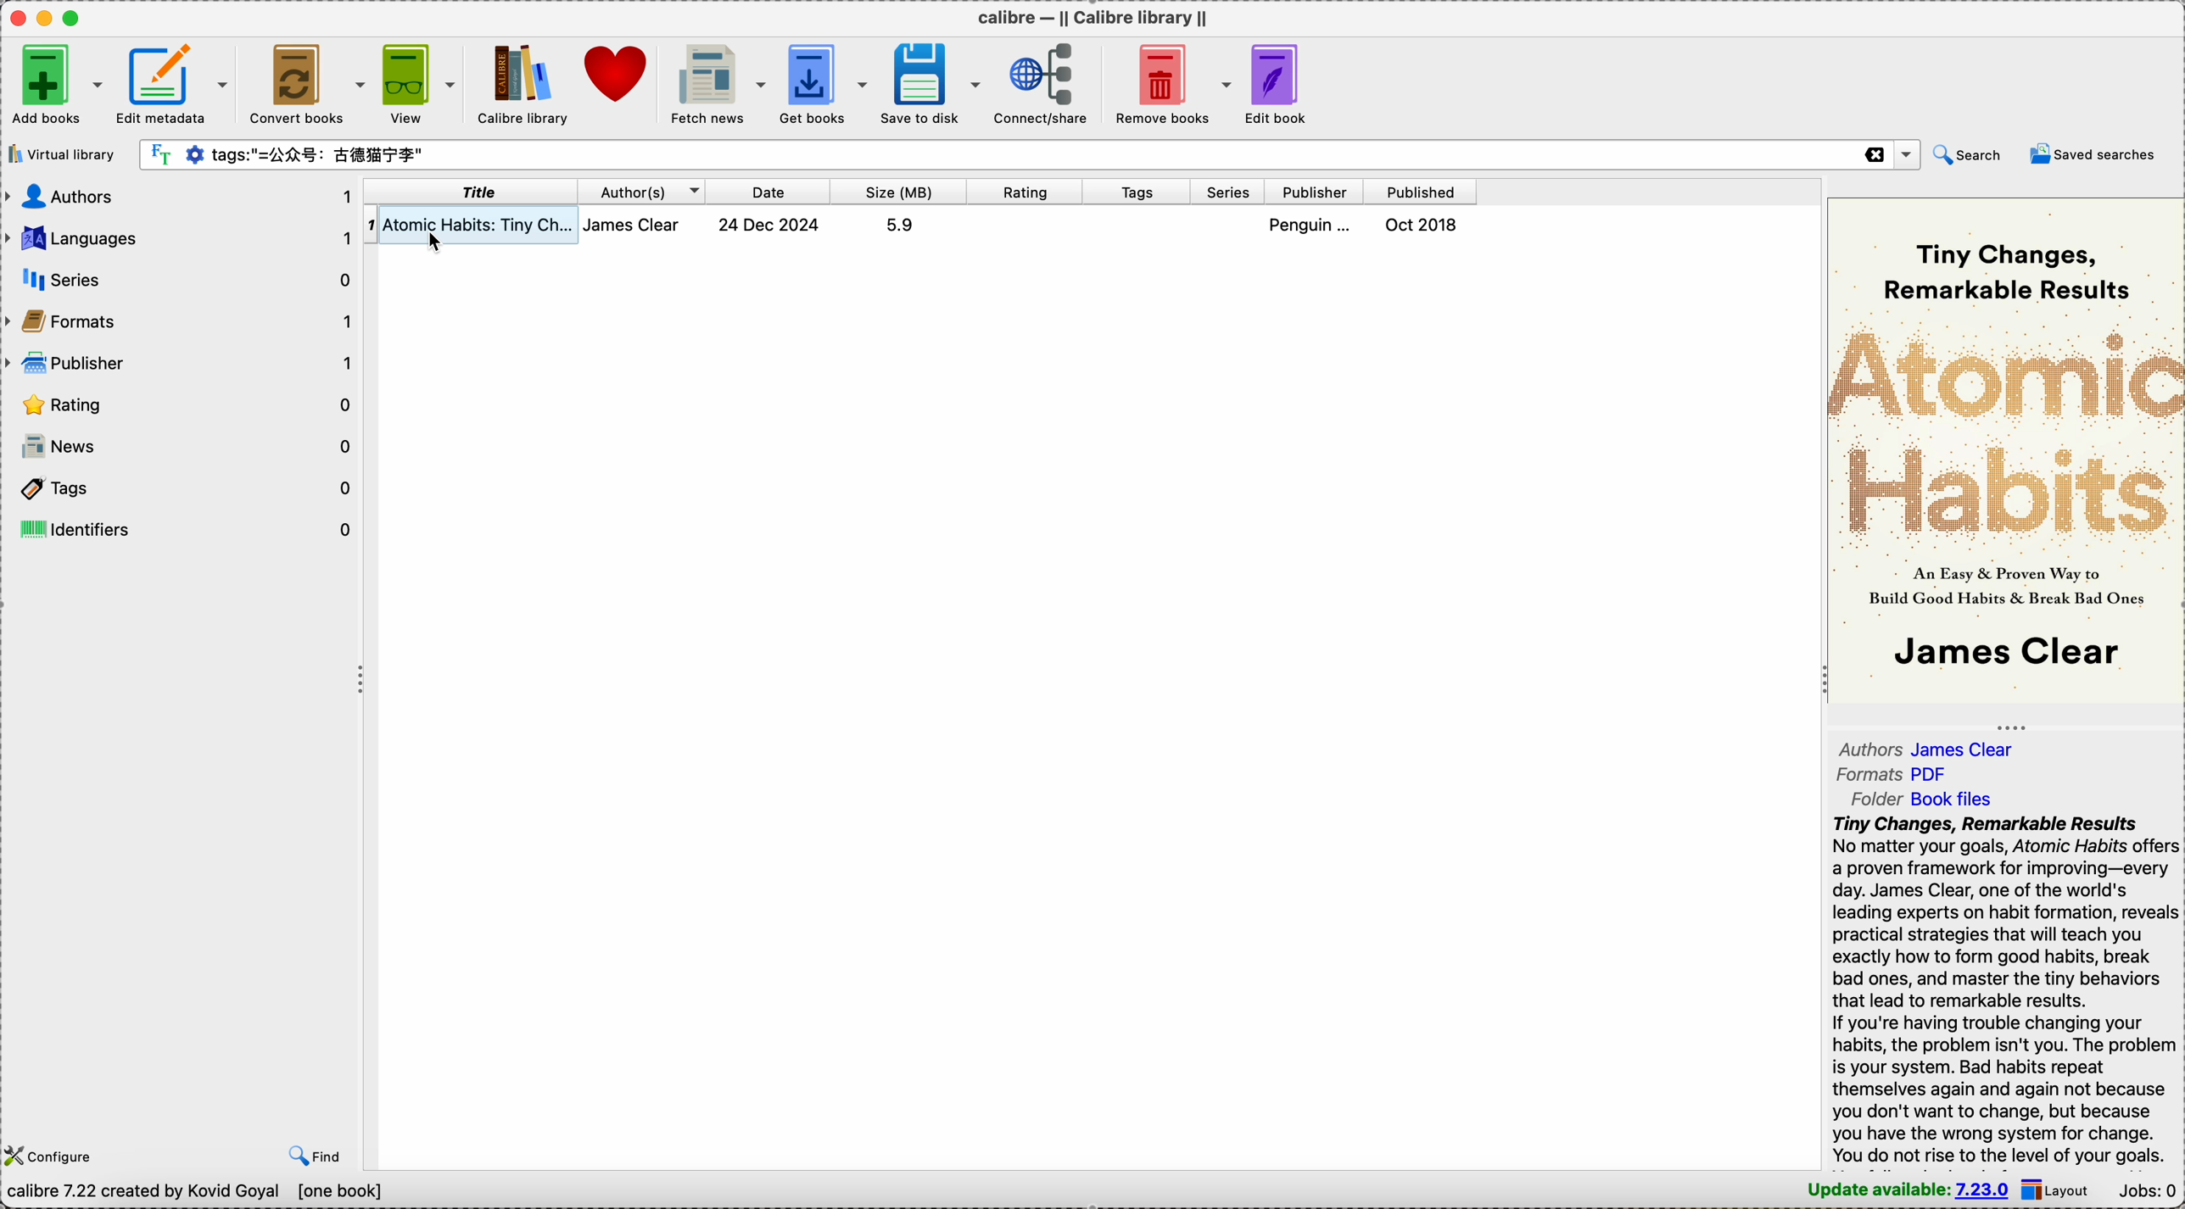  What do you see at coordinates (177, 81) in the screenshot?
I see `edit metadata` at bounding box center [177, 81].